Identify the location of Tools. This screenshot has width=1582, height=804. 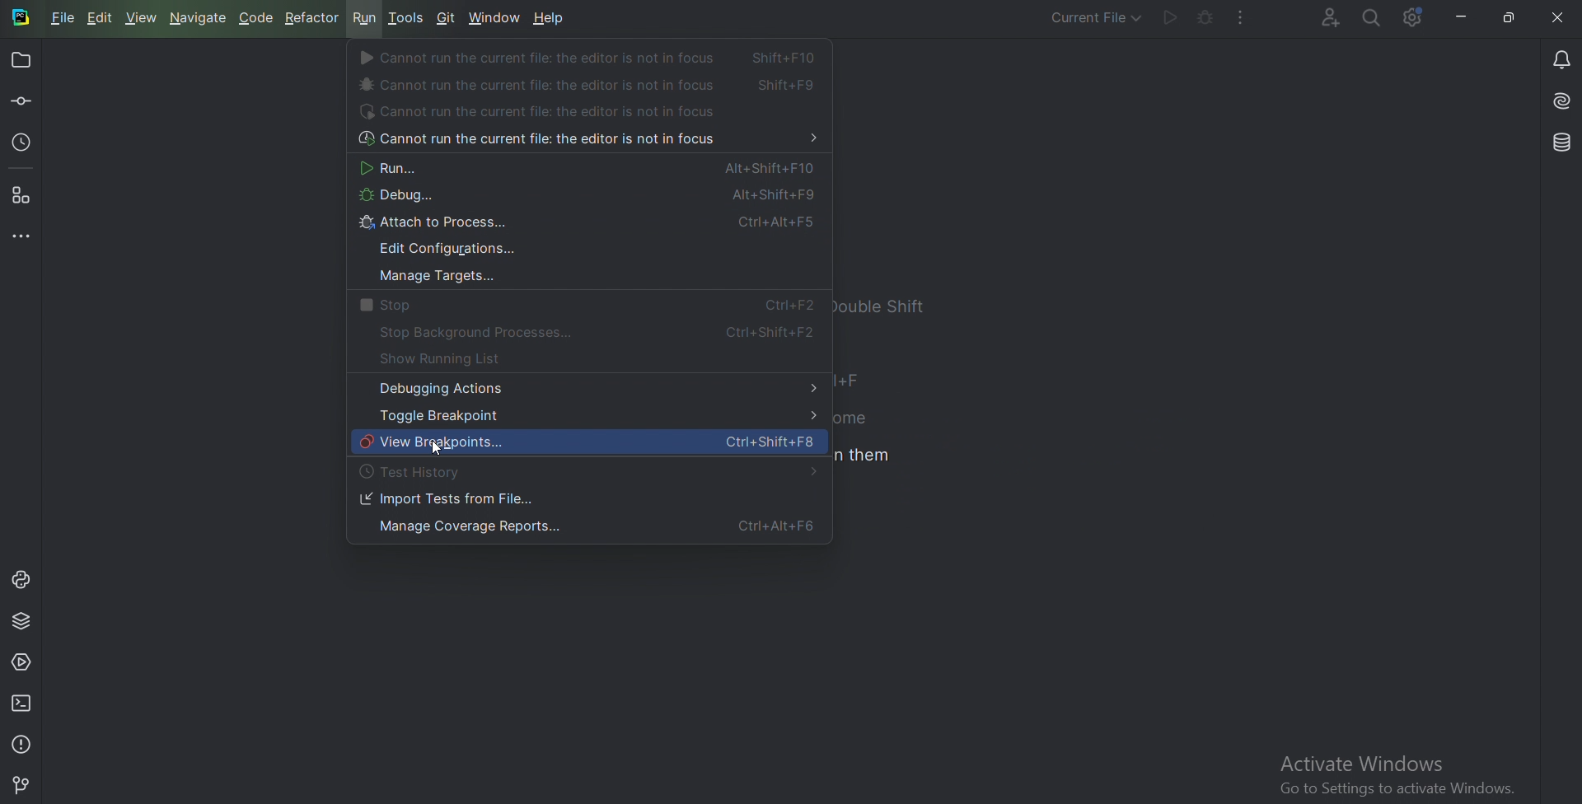
(407, 17).